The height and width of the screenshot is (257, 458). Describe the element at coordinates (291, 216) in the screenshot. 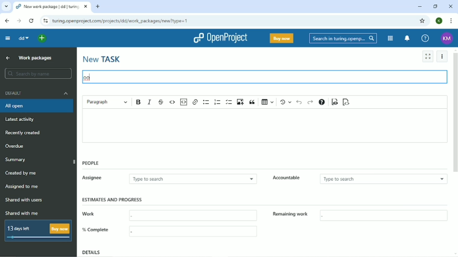

I see `Remaining work` at that location.